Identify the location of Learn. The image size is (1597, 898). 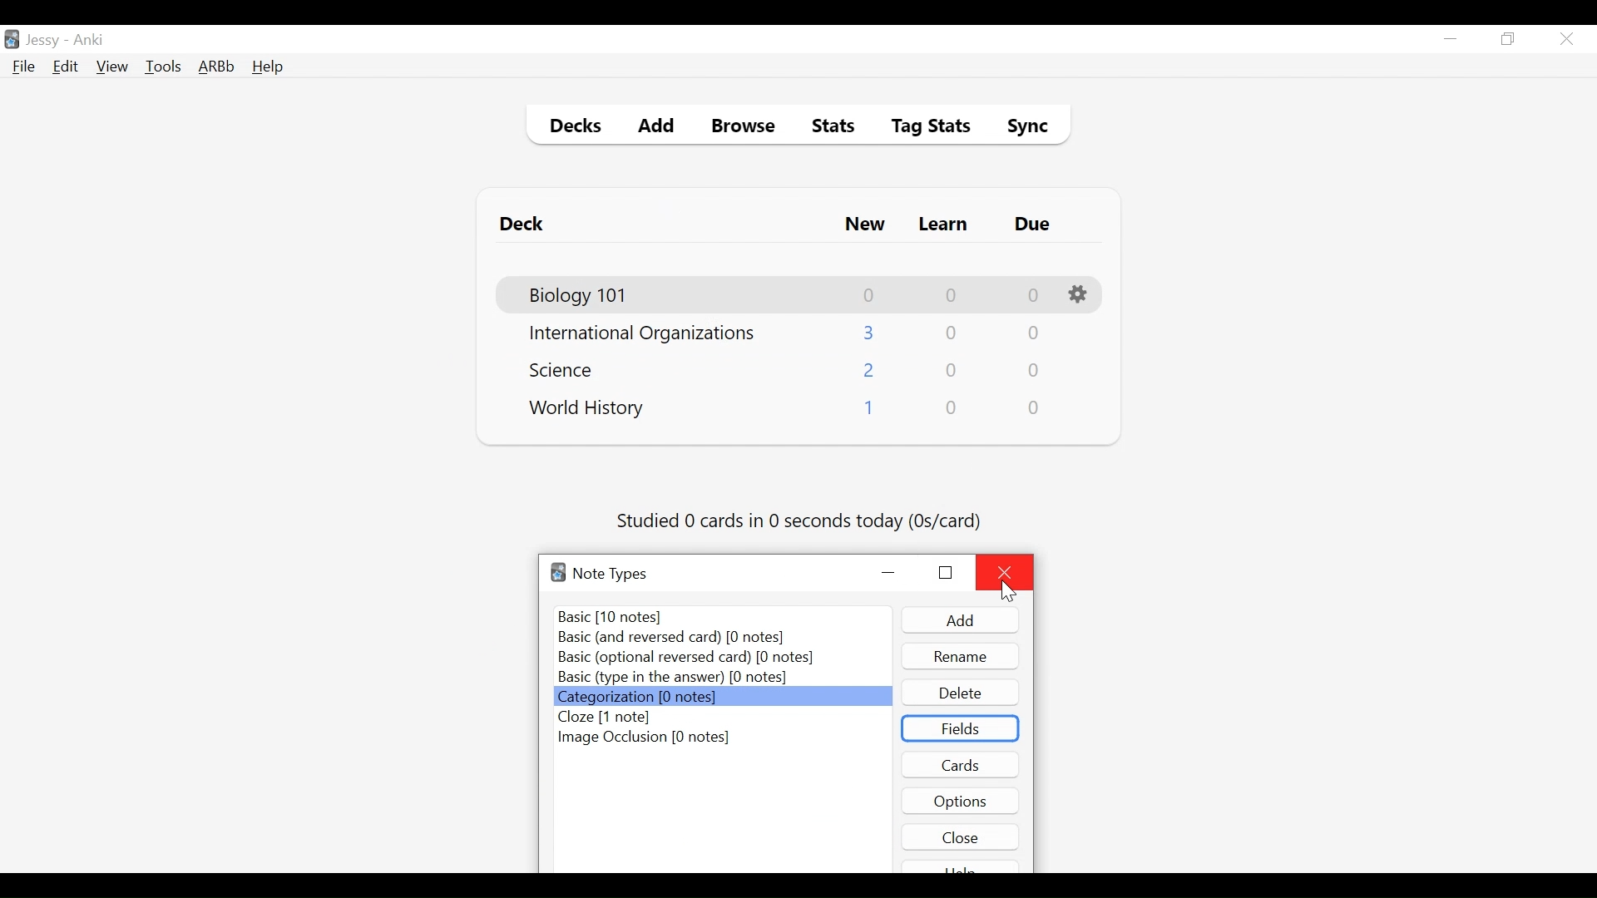
(942, 225).